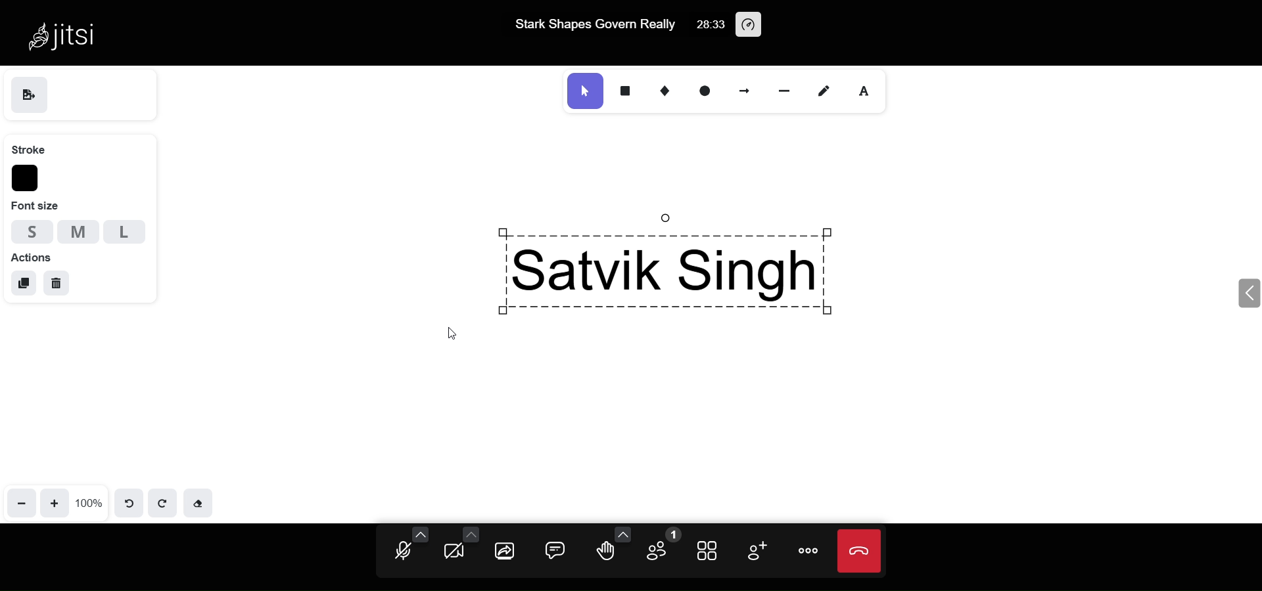 The image size is (1262, 591). Describe the element at coordinates (22, 502) in the screenshot. I see `zoom out` at that location.